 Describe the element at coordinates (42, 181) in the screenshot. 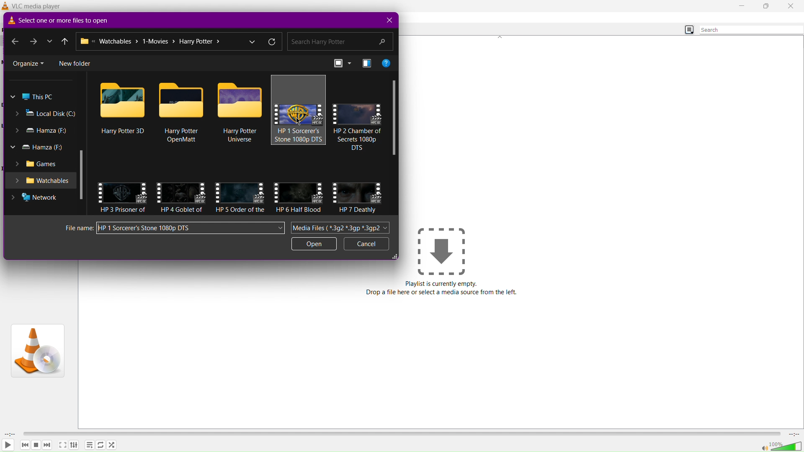

I see `watchables` at that location.